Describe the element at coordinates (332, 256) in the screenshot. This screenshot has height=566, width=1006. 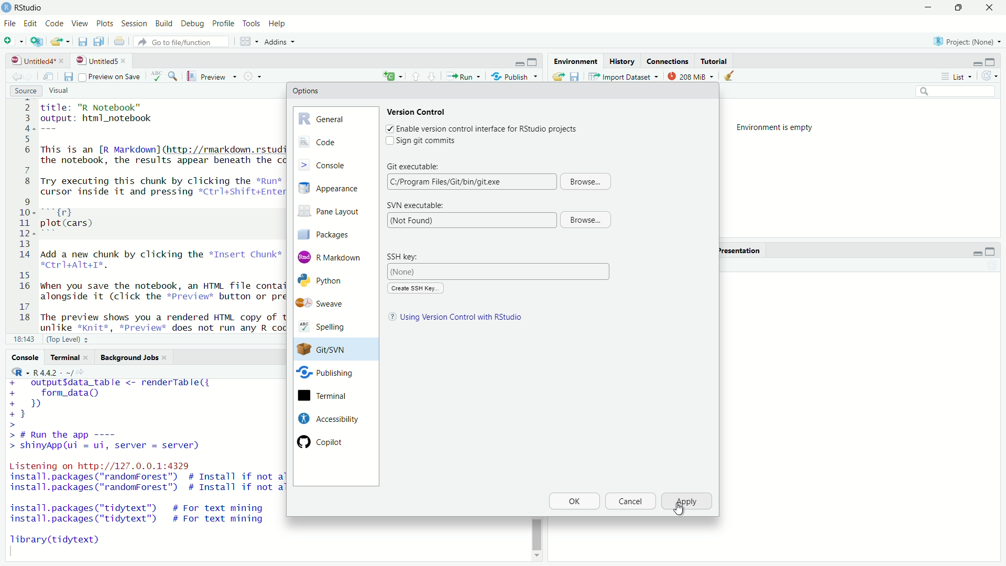
I see `Markdown` at that location.